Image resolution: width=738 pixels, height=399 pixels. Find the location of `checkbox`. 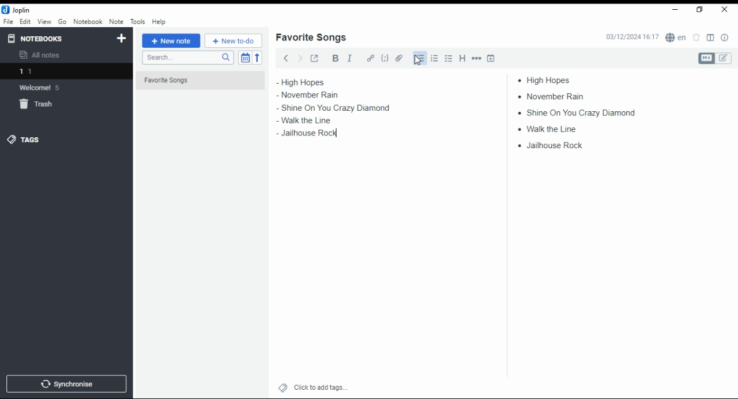

checkbox is located at coordinates (447, 59).